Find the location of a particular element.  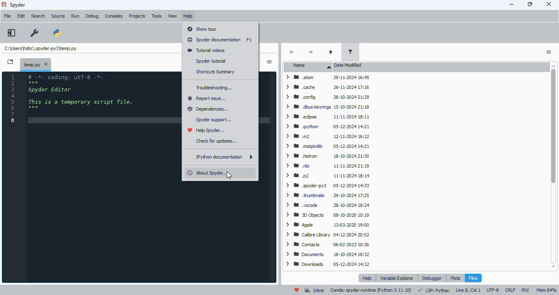

troubleshooting is located at coordinates (215, 88).